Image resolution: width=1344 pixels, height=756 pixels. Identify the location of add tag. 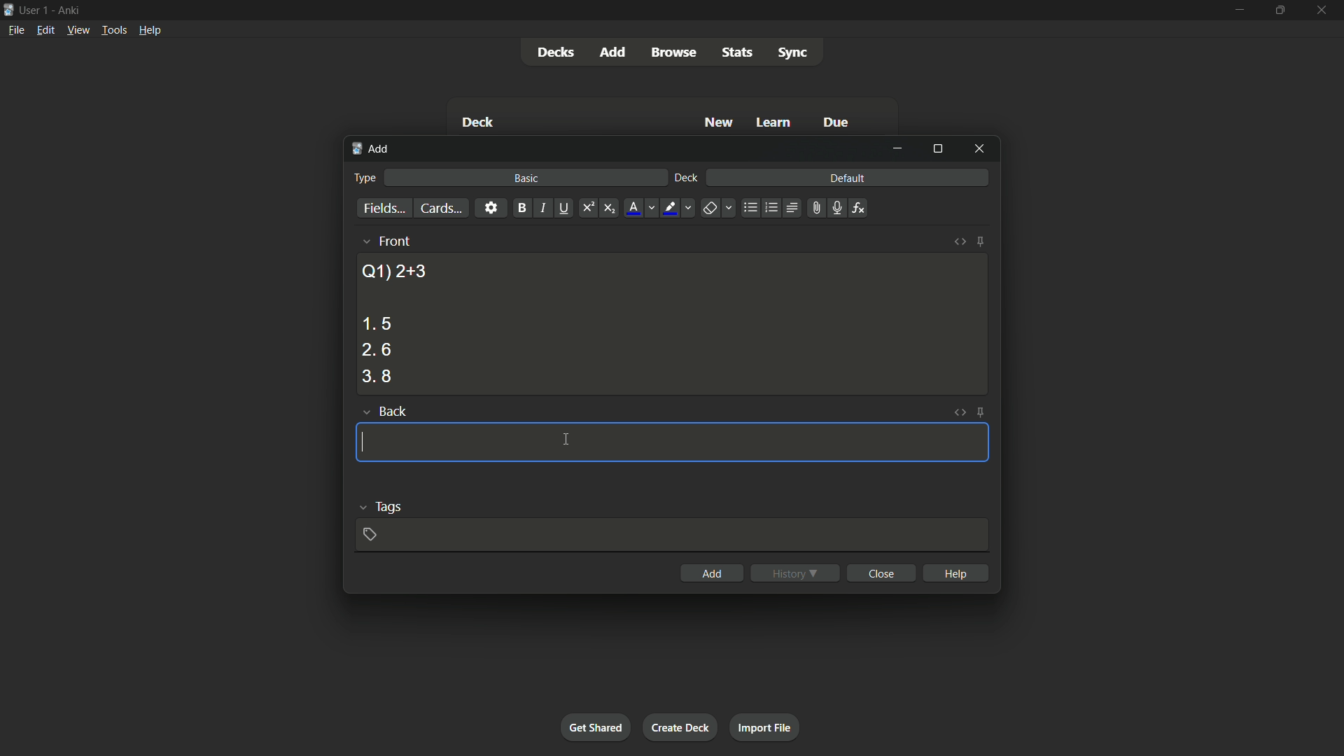
(369, 534).